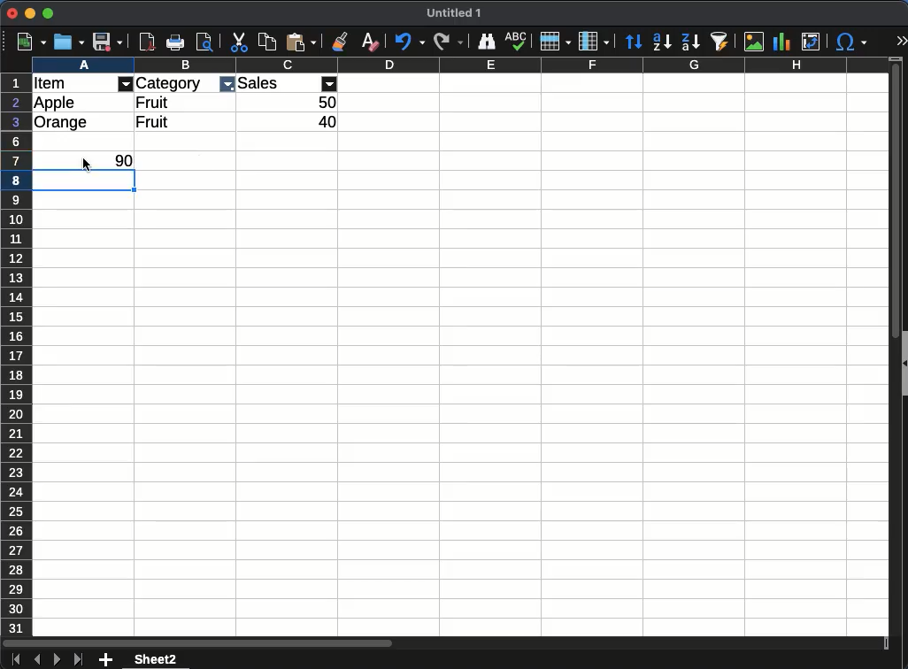 This screenshot has height=669, width=908. What do you see at coordinates (553, 43) in the screenshot?
I see `row` at bounding box center [553, 43].